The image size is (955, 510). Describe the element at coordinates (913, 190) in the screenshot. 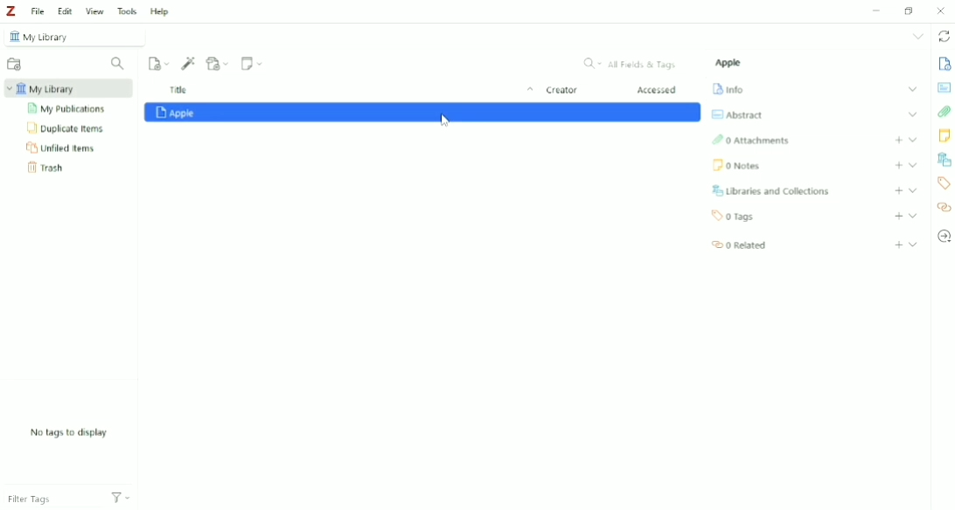

I see `Expand section` at that location.